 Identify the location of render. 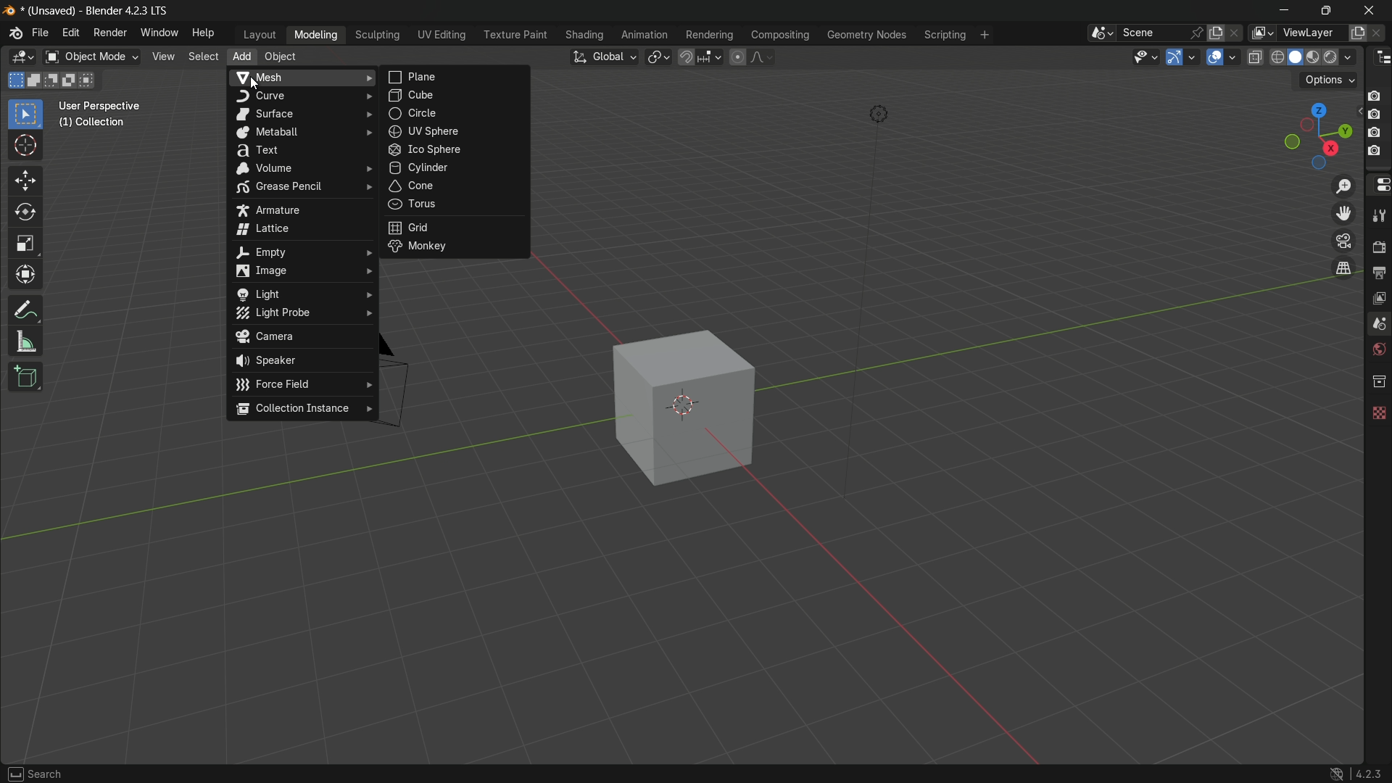
(1377, 244).